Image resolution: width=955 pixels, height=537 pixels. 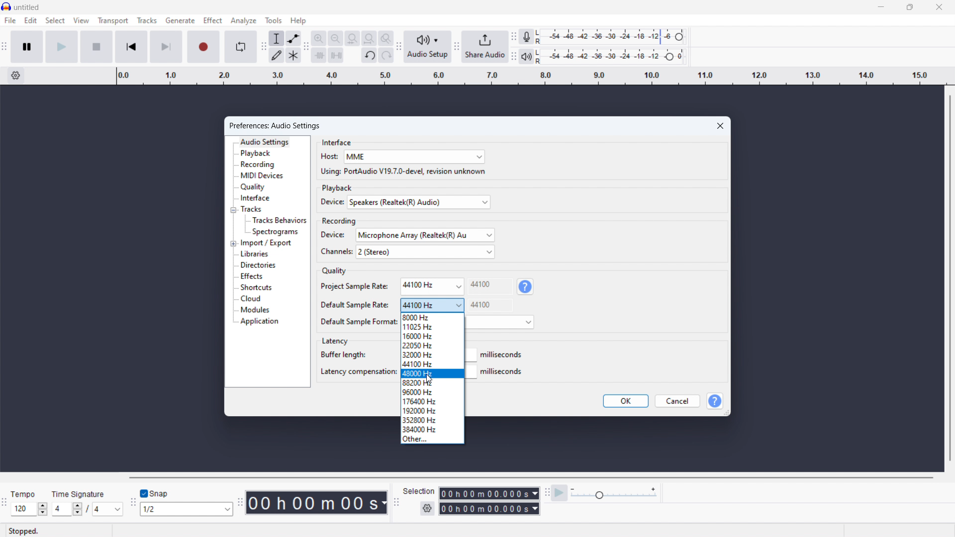 What do you see at coordinates (27, 7) in the screenshot?
I see `title` at bounding box center [27, 7].